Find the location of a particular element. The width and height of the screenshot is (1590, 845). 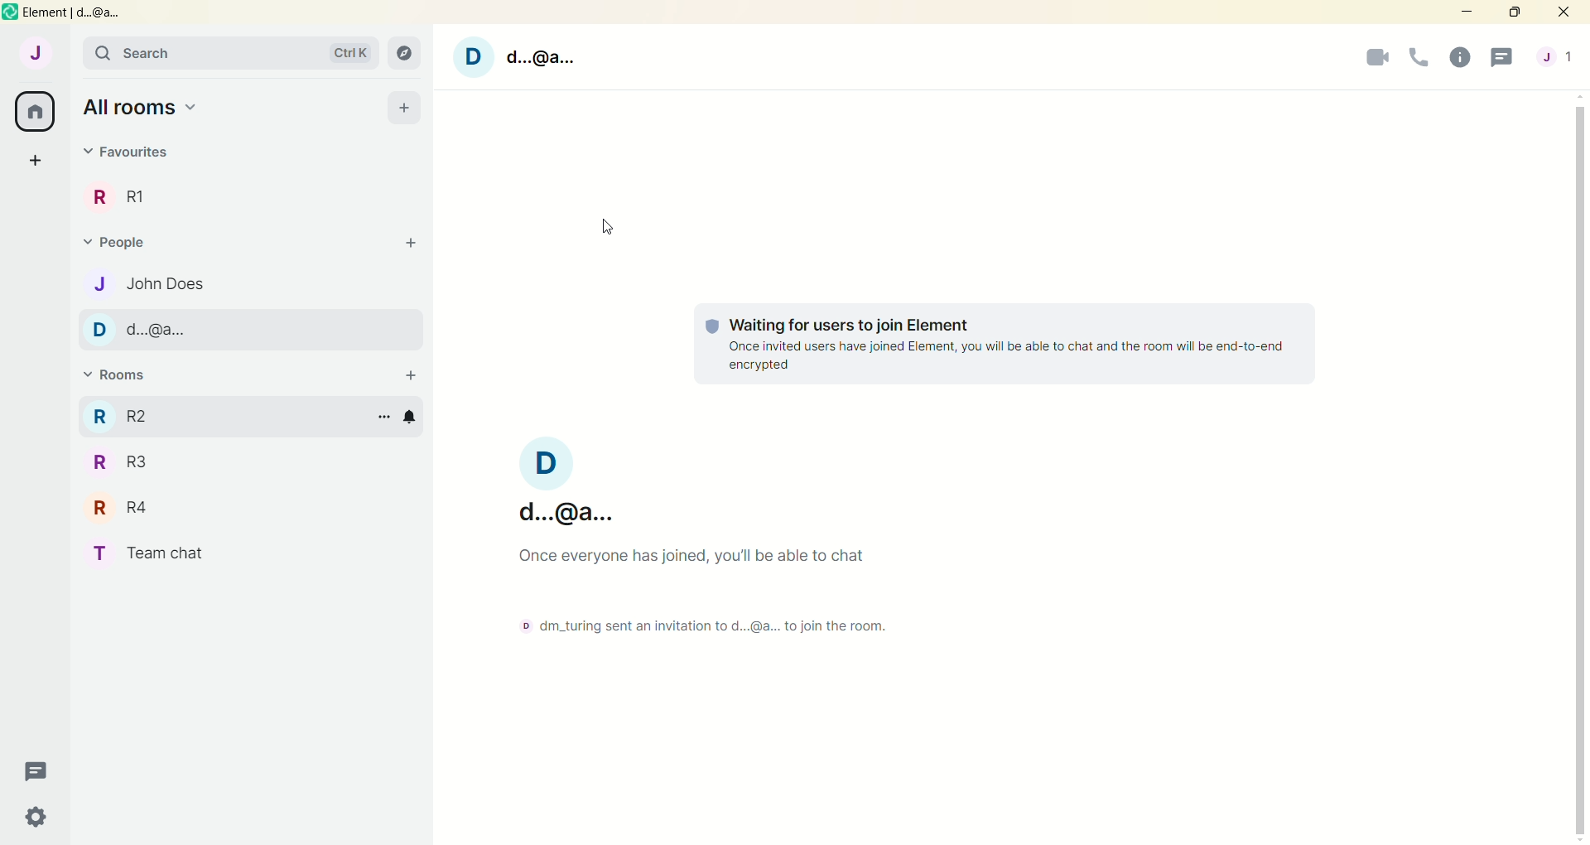

Notification is located at coordinates (417, 417).